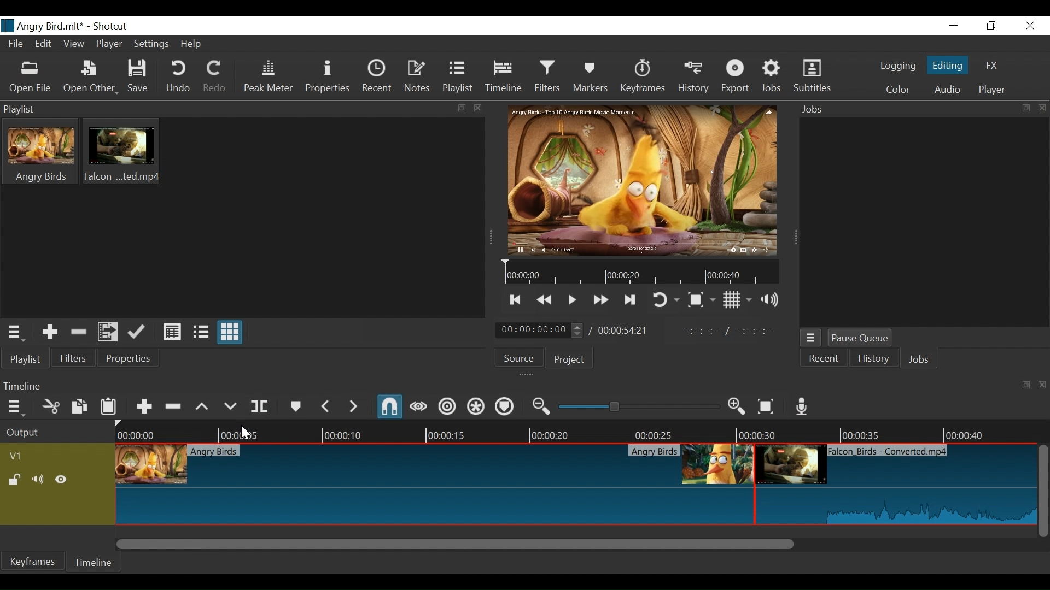 The image size is (1050, 590). What do you see at coordinates (74, 358) in the screenshot?
I see `Filter` at bounding box center [74, 358].